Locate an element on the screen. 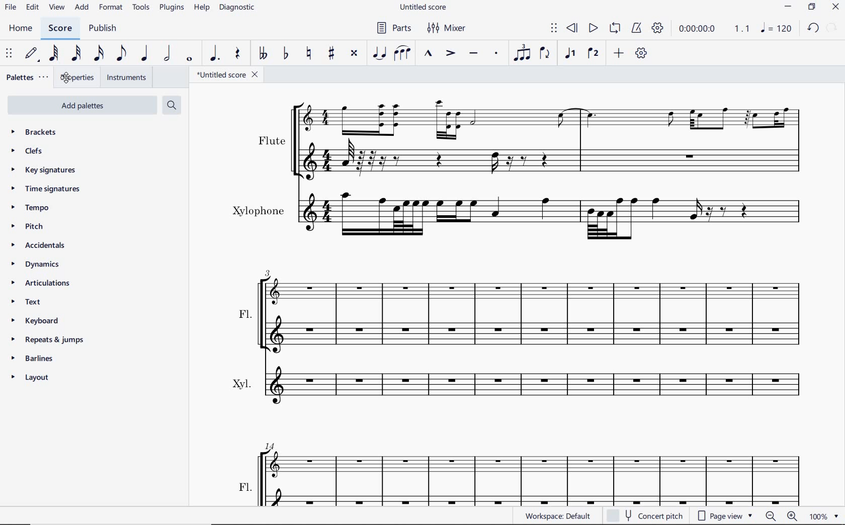 The width and height of the screenshot is (845, 525). SELECT TO MOVE is located at coordinates (9, 54).